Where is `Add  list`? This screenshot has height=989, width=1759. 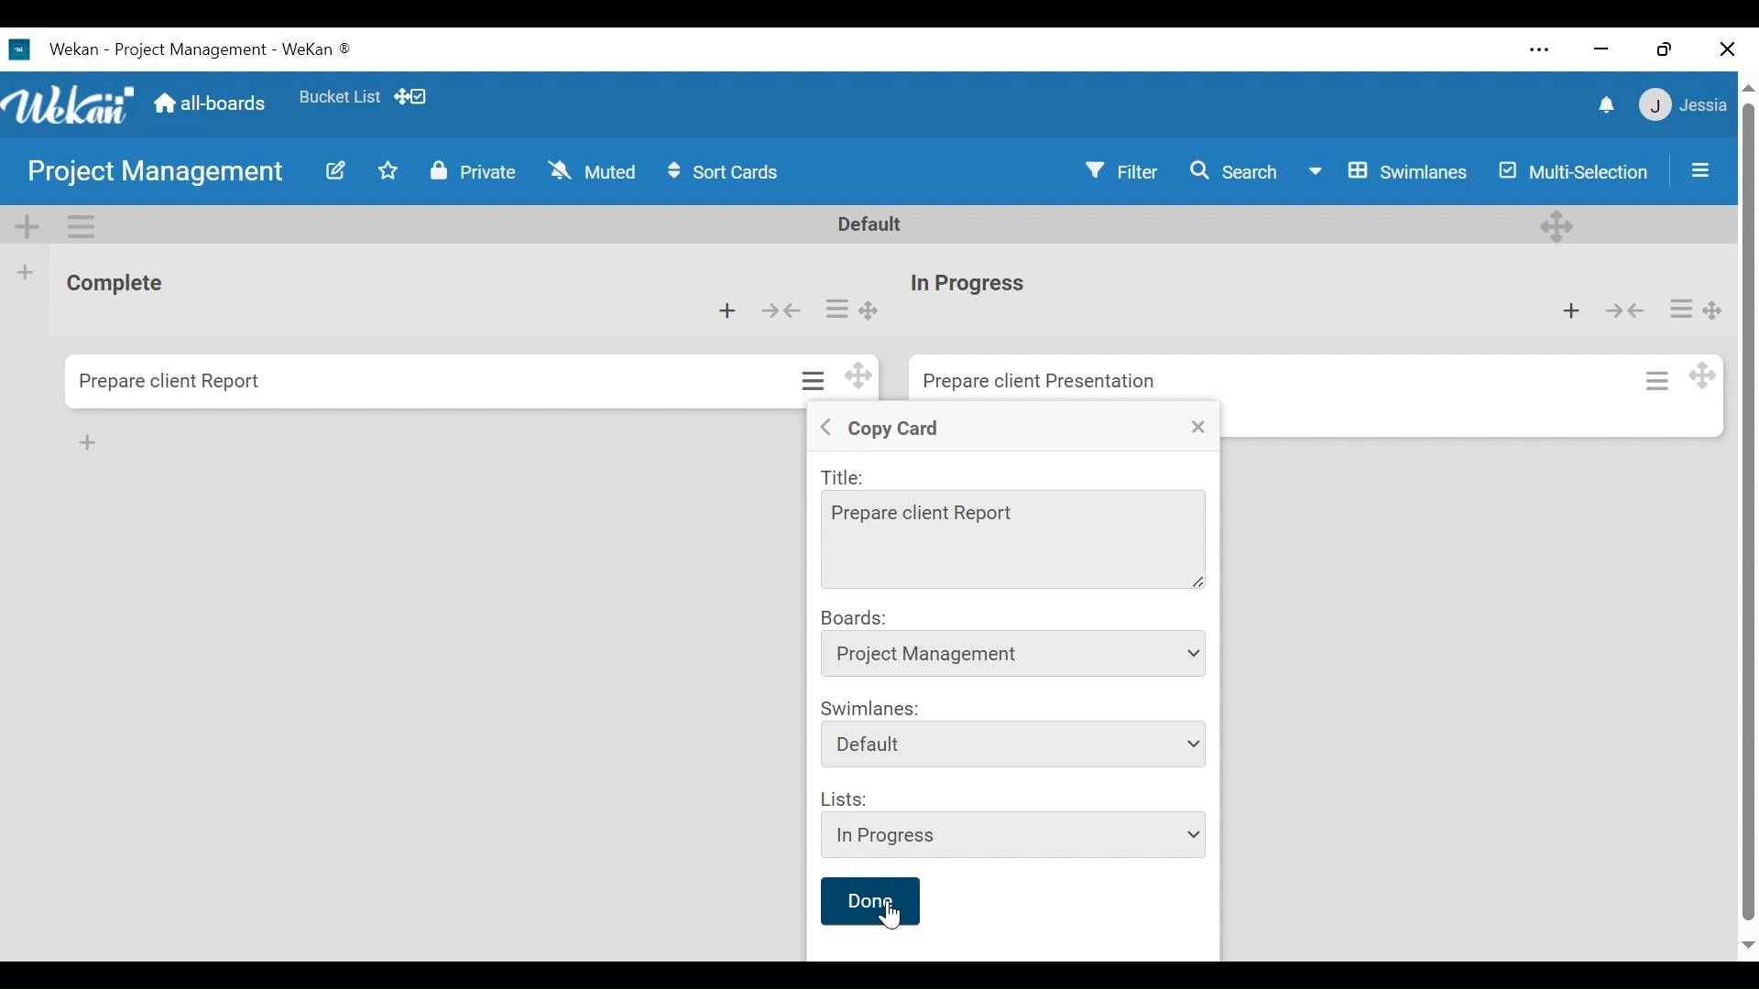
Add  list is located at coordinates (24, 273).